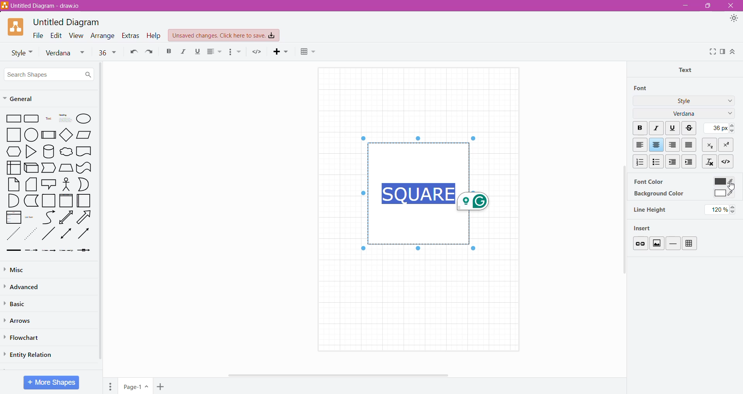 The image size is (743, 394). Describe the element at coordinates (282, 51) in the screenshot. I see `Insert` at that location.